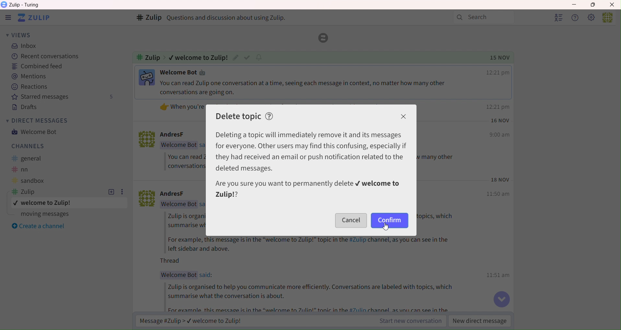 This screenshot has width=621, height=330. I want to click on Time, so click(498, 107).